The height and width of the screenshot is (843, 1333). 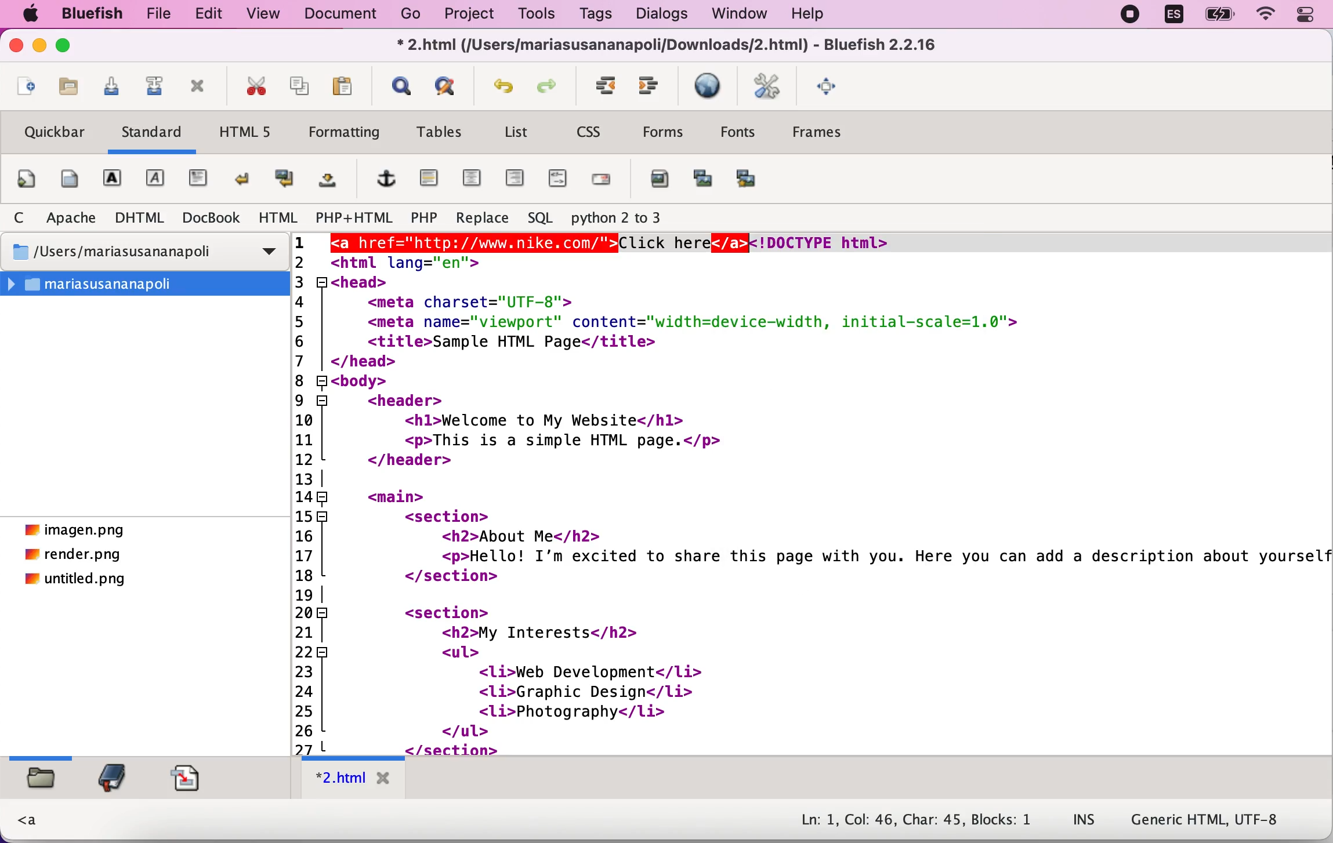 I want to click on add hyperlink, so click(x=386, y=181).